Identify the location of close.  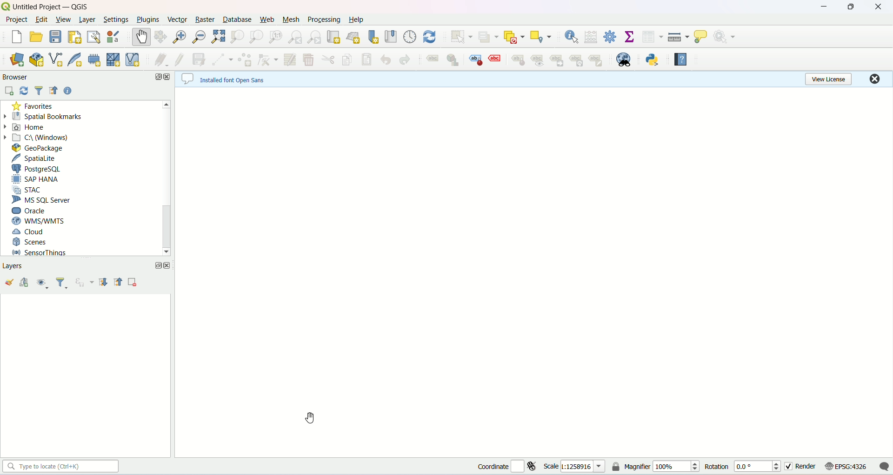
(168, 78).